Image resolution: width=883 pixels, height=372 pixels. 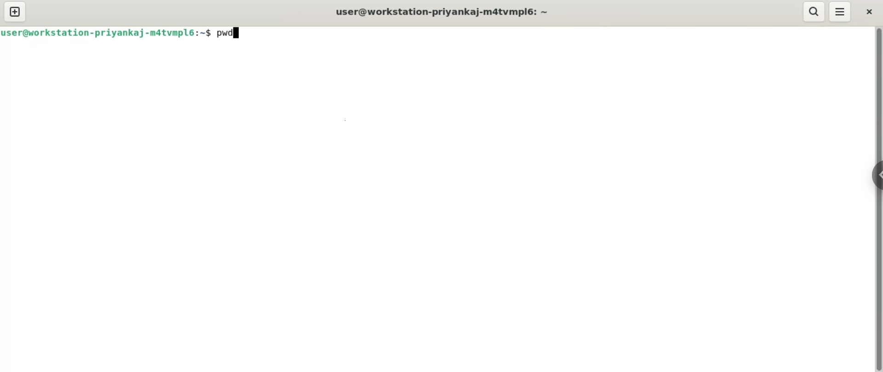 What do you see at coordinates (869, 12) in the screenshot?
I see `close` at bounding box center [869, 12].